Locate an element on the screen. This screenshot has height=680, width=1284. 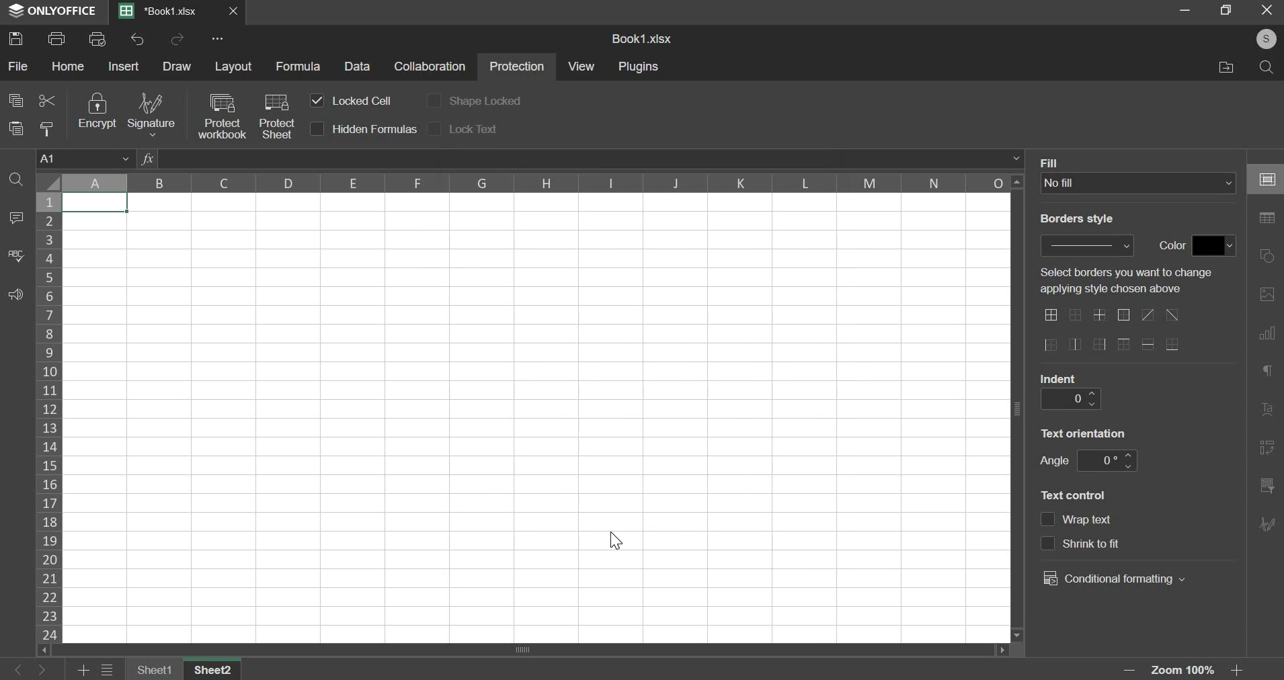
sheet is located at coordinates (156, 669).